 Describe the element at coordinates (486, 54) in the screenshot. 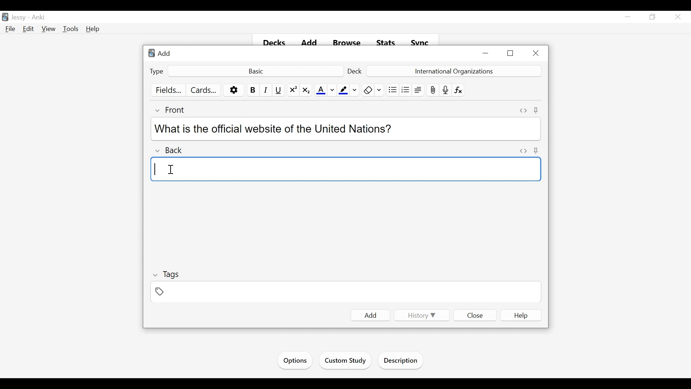

I see `minimize` at that location.